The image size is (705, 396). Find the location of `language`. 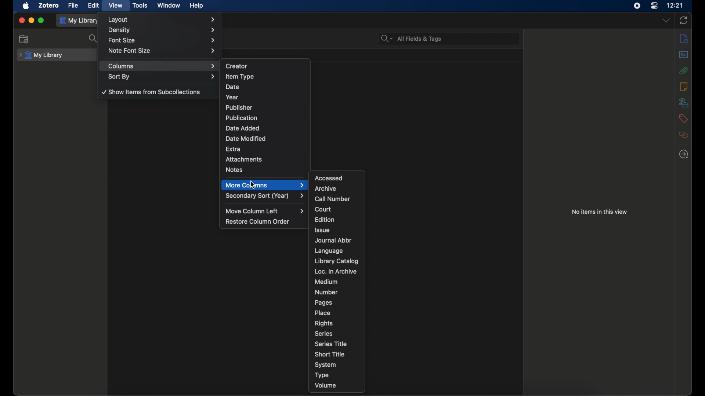

language is located at coordinates (329, 251).